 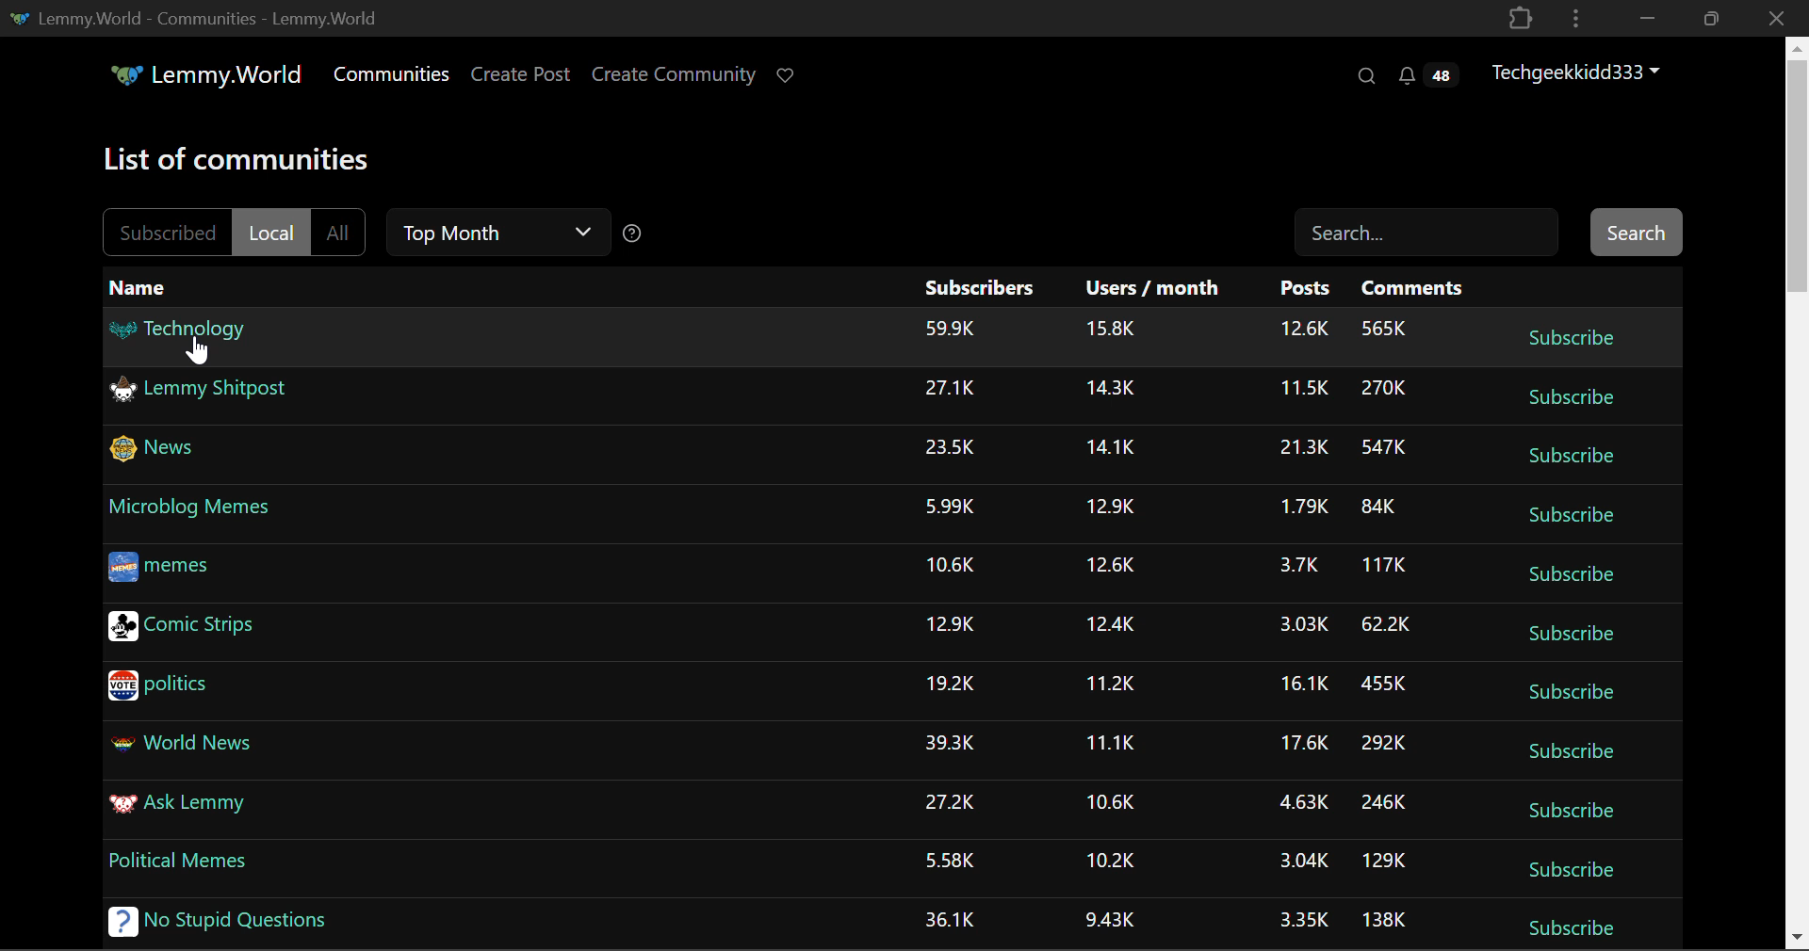 What do you see at coordinates (193, 508) in the screenshot?
I see `Microblog Memes` at bounding box center [193, 508].